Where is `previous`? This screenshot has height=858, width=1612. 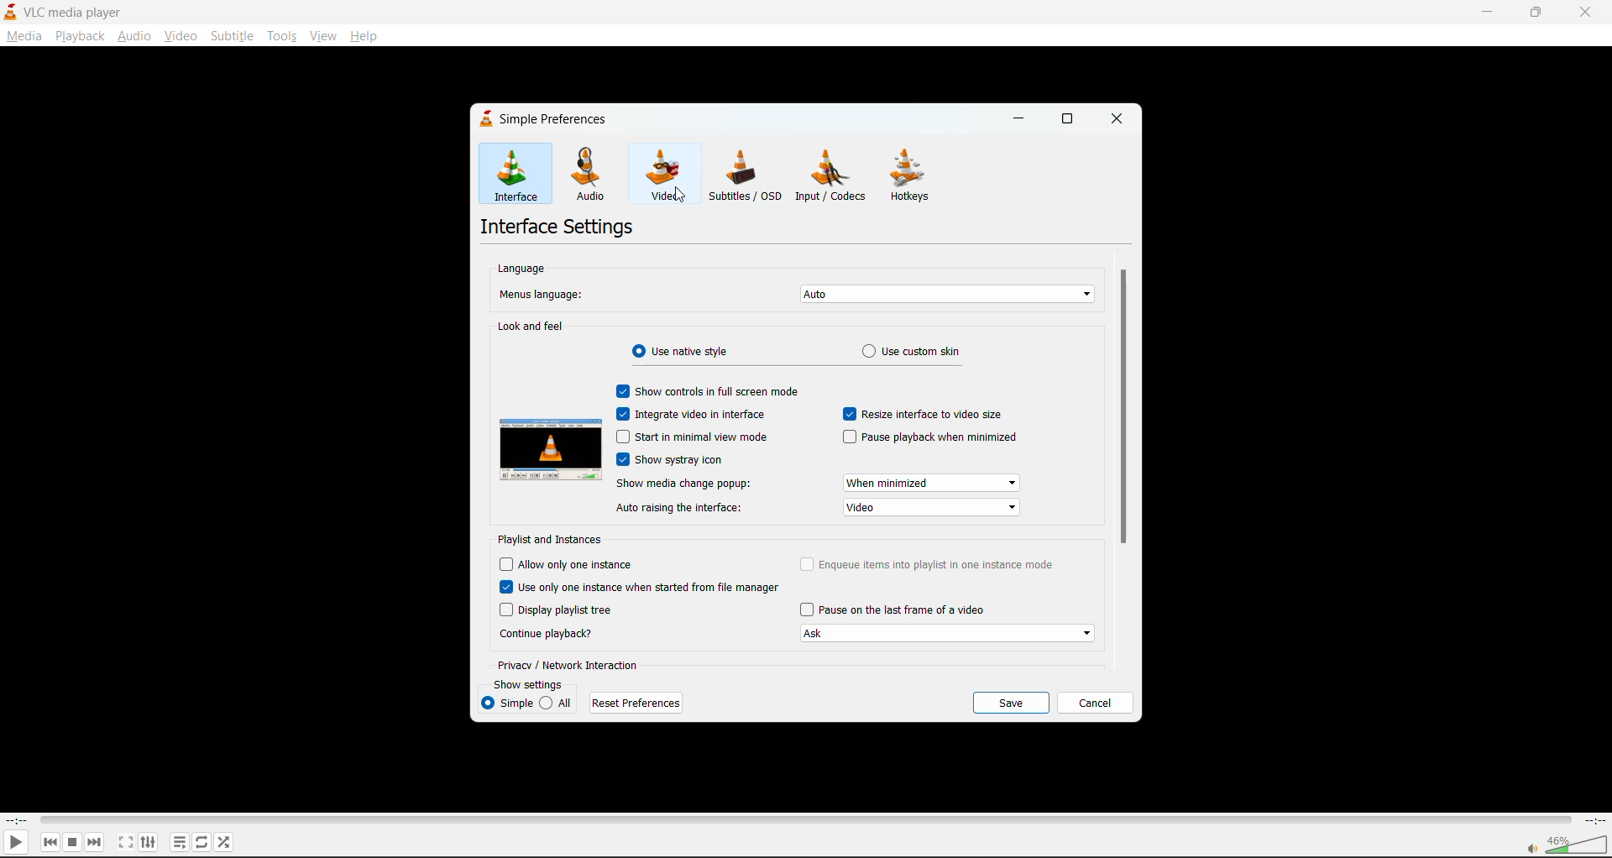 previous is located at coordinates (50, 843).